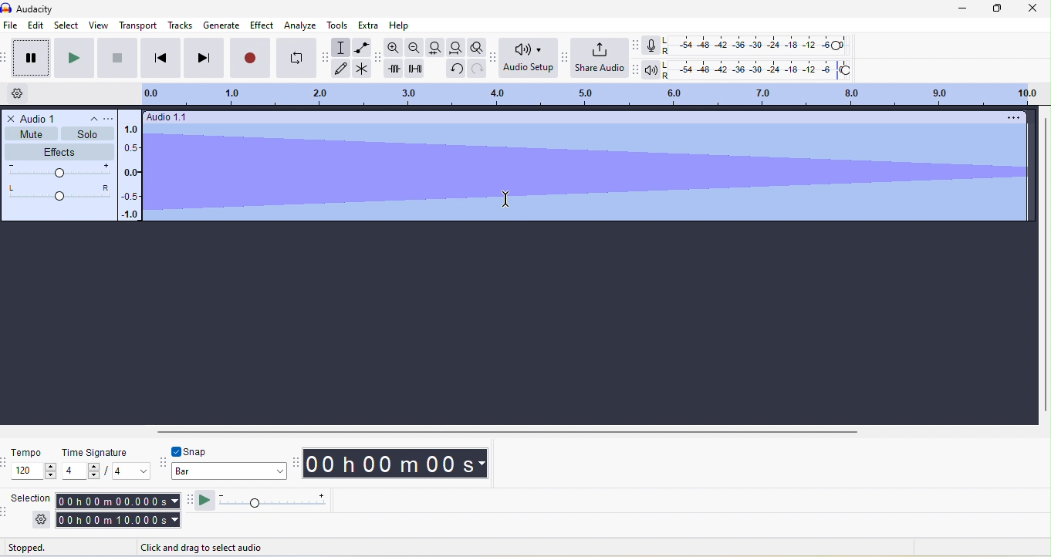 The image size is (1051, 557). What do you see at coordinates (585, 172) in the screenshot?
I see `pulse waveform generated using the "Chirp" generator` at bounding box center [585, 172].